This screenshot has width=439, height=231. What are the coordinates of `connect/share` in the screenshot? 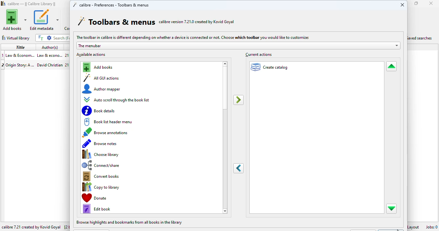 It's located at (103, 165).